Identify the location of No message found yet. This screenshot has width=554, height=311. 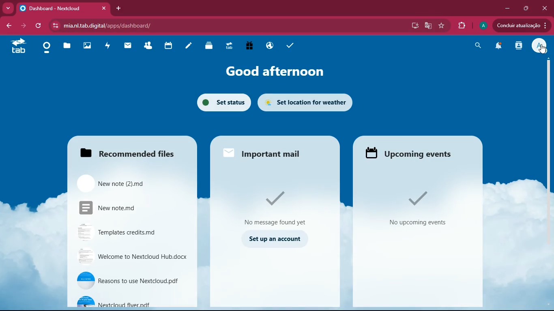
(274, 201).